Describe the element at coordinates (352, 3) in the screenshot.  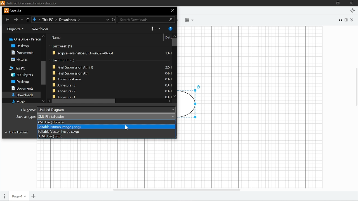
I see `close` at that location.